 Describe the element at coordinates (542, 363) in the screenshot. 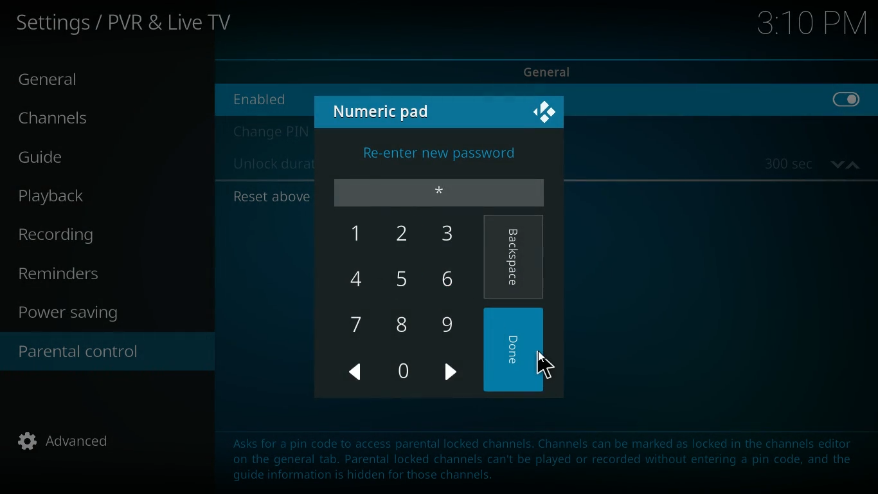

I see `cursor` at that location.